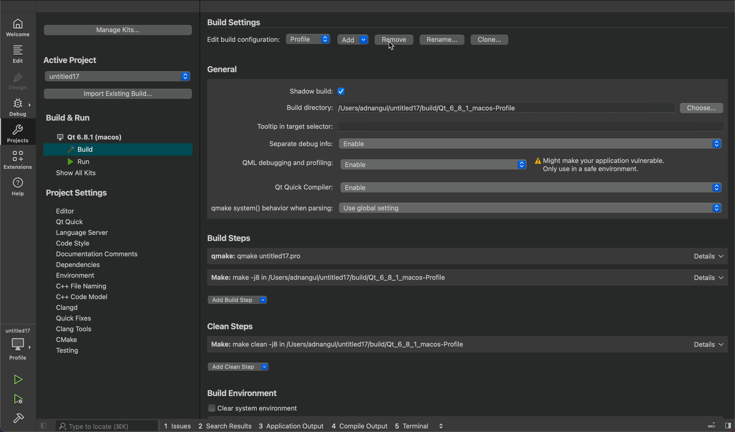 This screenshot has width=735, height=432. What do you see at coordinates (353, 41) in the screenshot?
I see `add` at bounding box center [353, 41].